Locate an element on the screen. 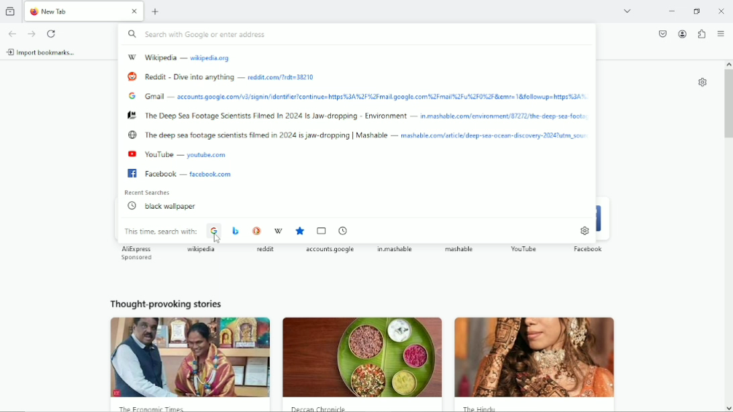  bing is located at coordinates (235, 231).